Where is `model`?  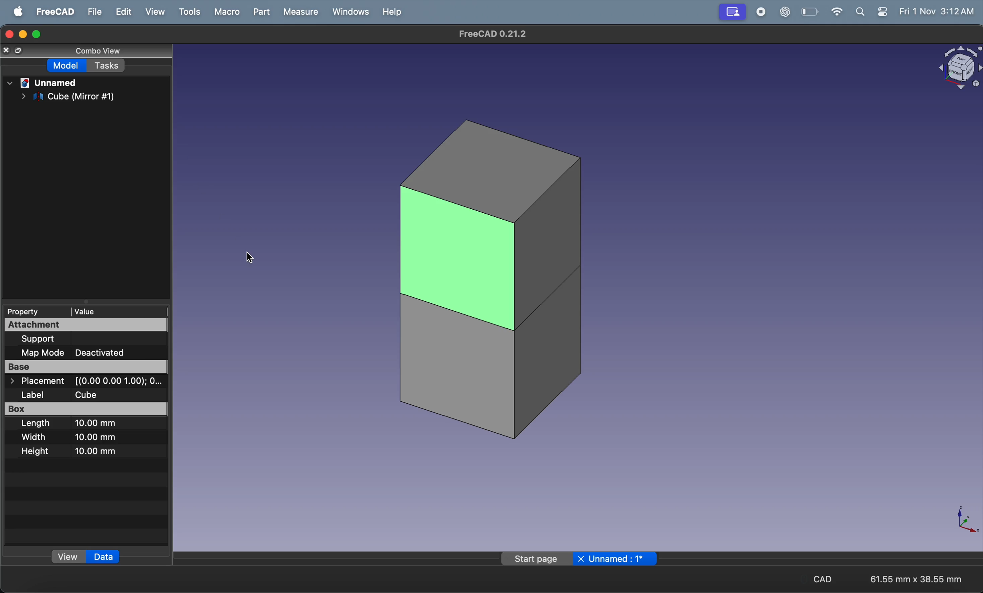
model is located at coordinates (66, 65).